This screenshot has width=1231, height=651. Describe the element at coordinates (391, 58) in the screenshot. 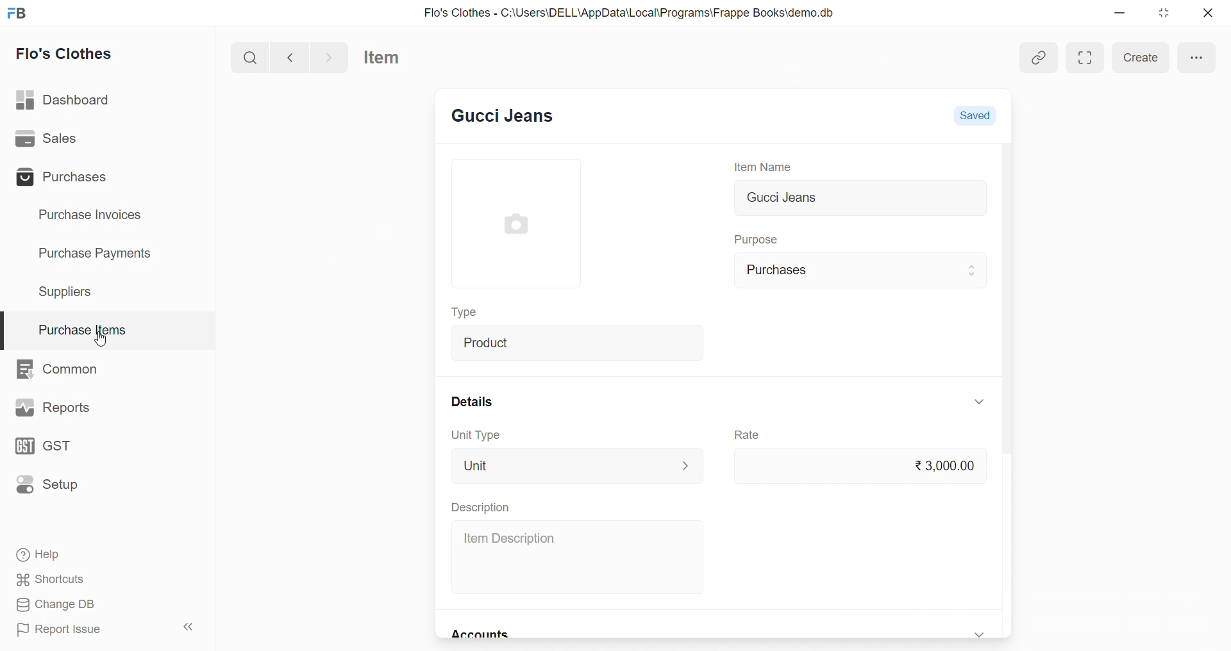

I see `Item` at that location.